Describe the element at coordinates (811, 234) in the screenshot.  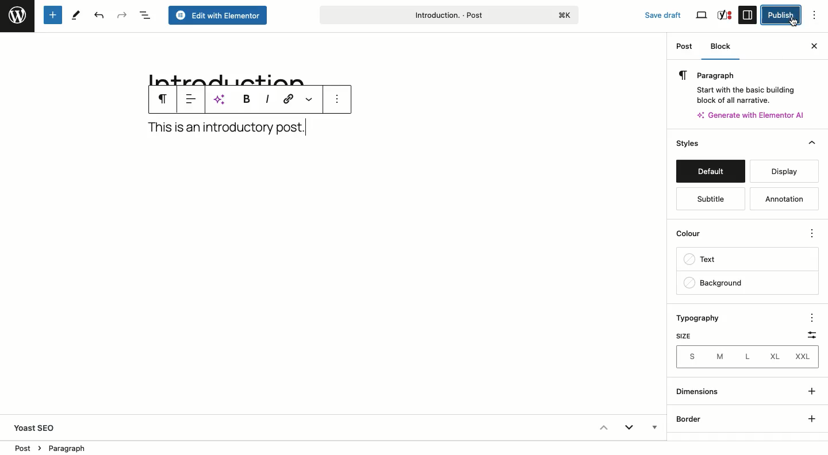
I see `Options` at that location.